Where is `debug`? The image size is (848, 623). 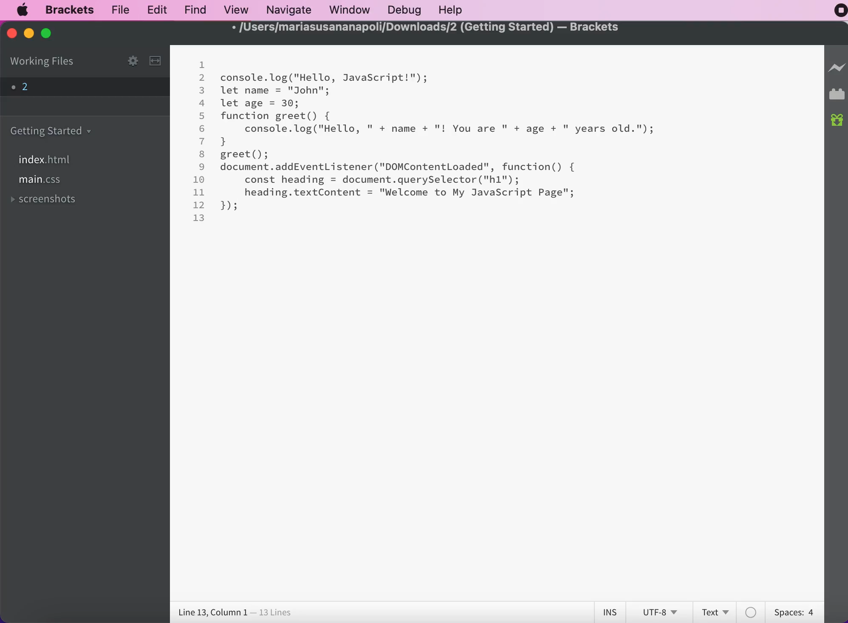 debug is located at coordinates (403, 11).